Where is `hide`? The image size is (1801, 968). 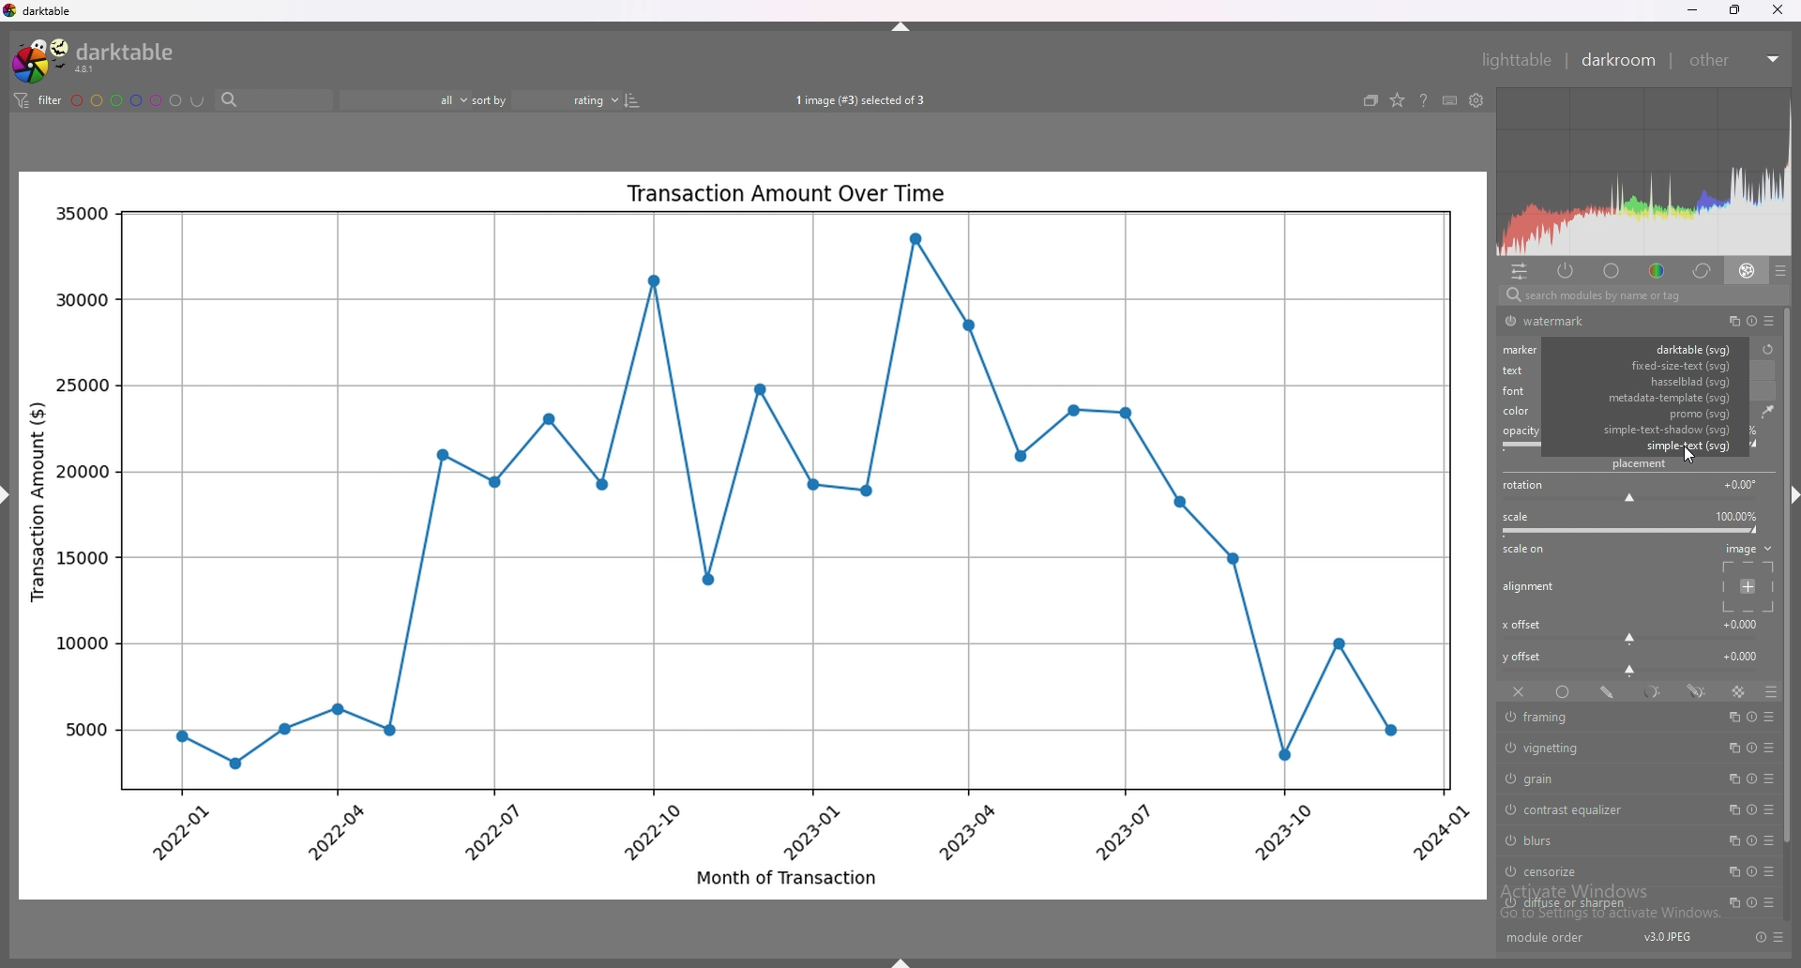 hide is located at coordinates (1790, 498).